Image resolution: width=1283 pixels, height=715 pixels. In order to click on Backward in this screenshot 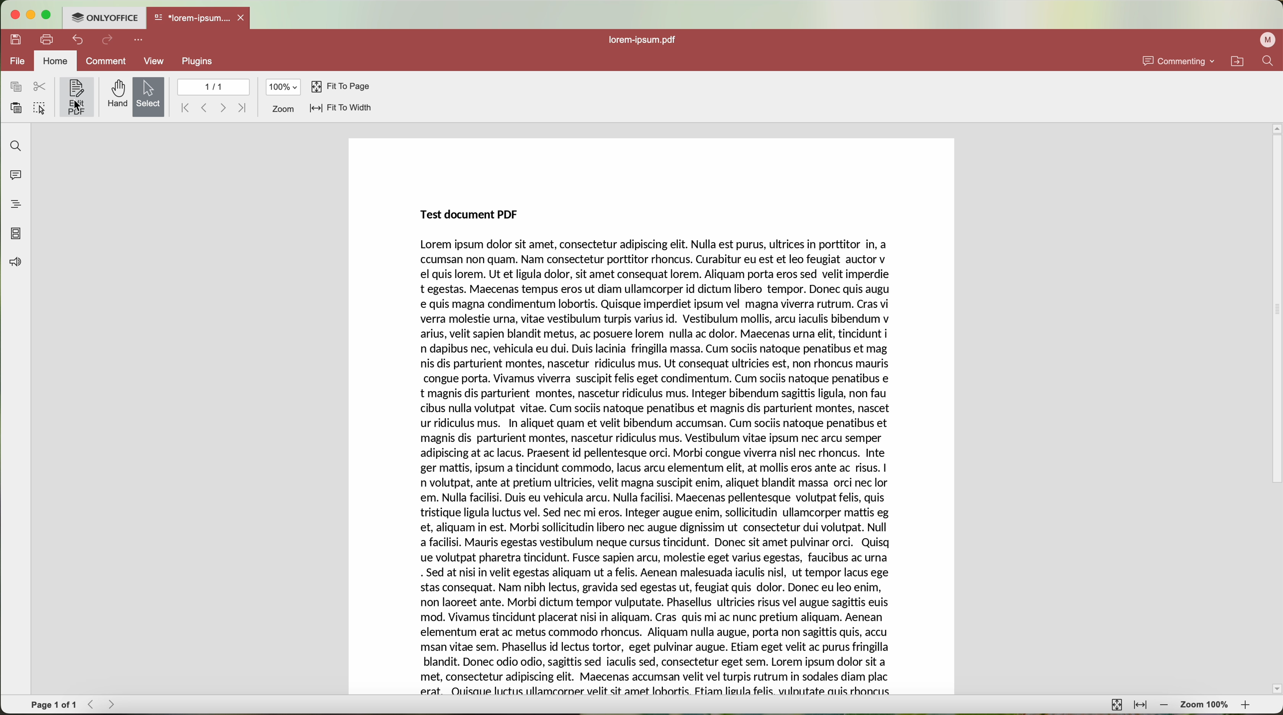, I will do `click(203, 109)`.